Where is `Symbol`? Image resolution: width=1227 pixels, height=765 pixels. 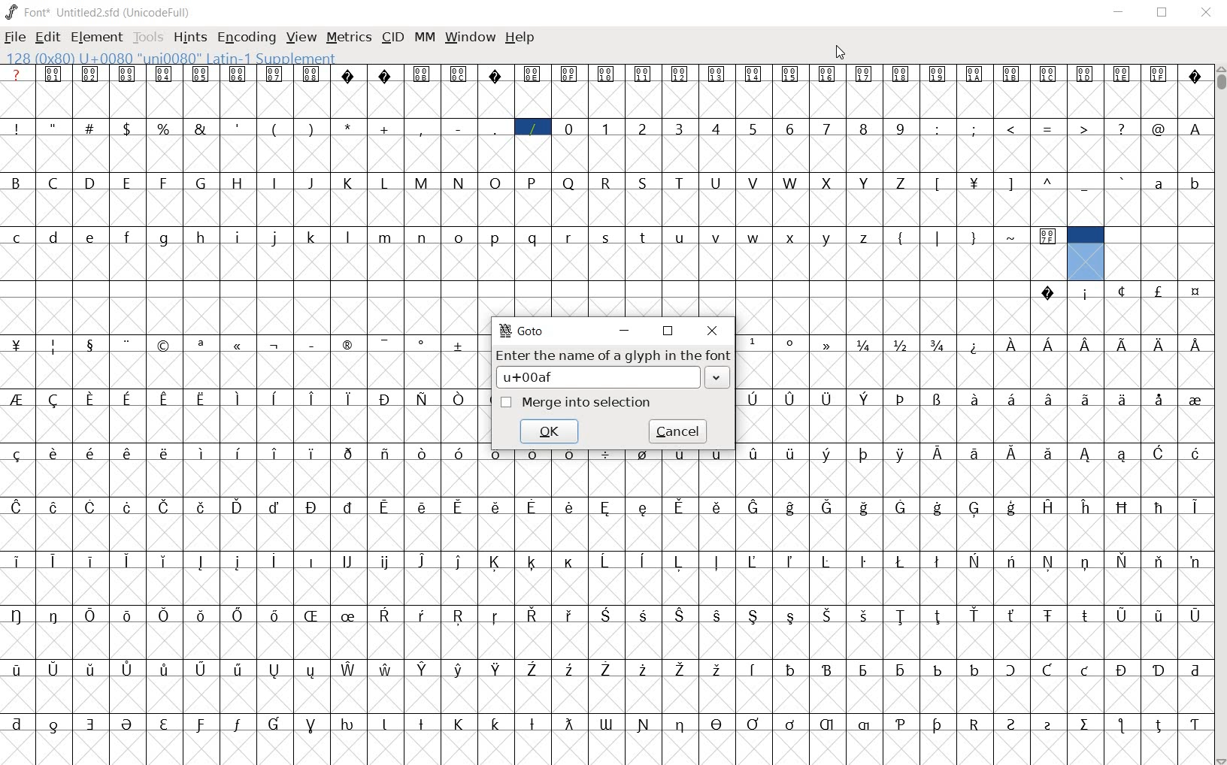 Symbol is located at coordinates (459, 506).